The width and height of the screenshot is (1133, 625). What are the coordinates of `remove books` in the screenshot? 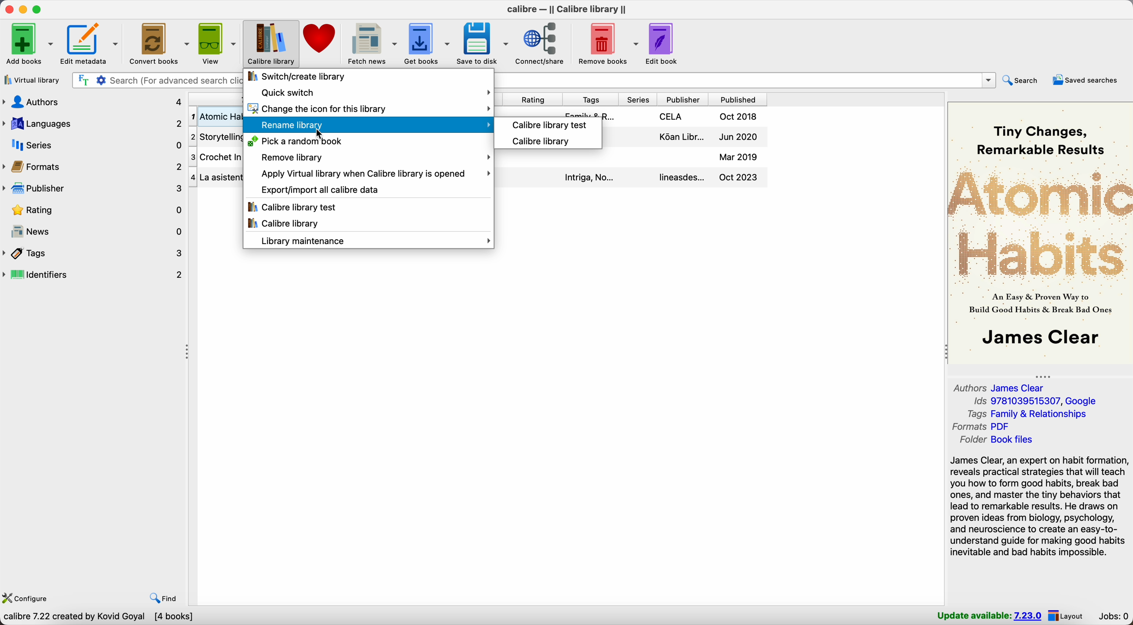 It's located at (608, 44).